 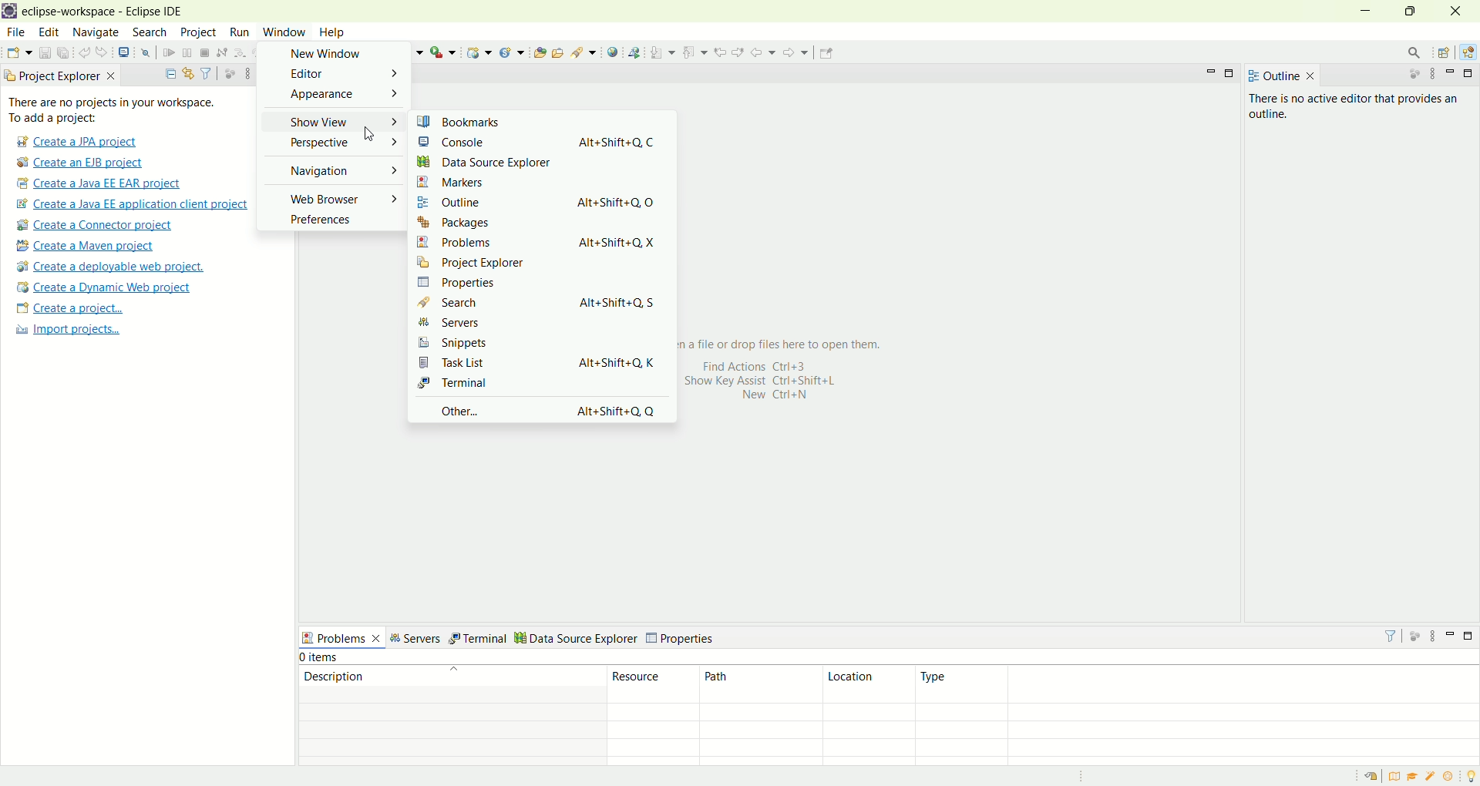 What do you see at coordinates (284, 32) in the screenshot?
I see `window` at bounding box center [284, 32].